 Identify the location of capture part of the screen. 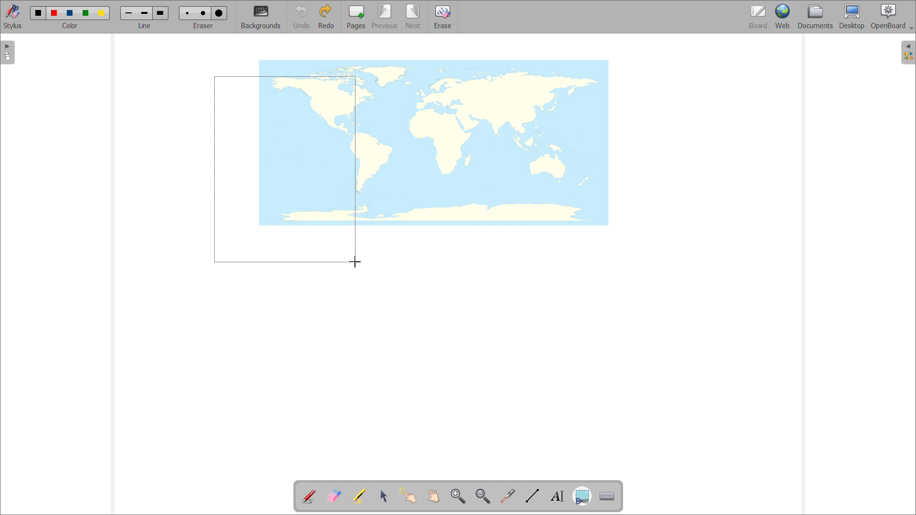
(582, 497).